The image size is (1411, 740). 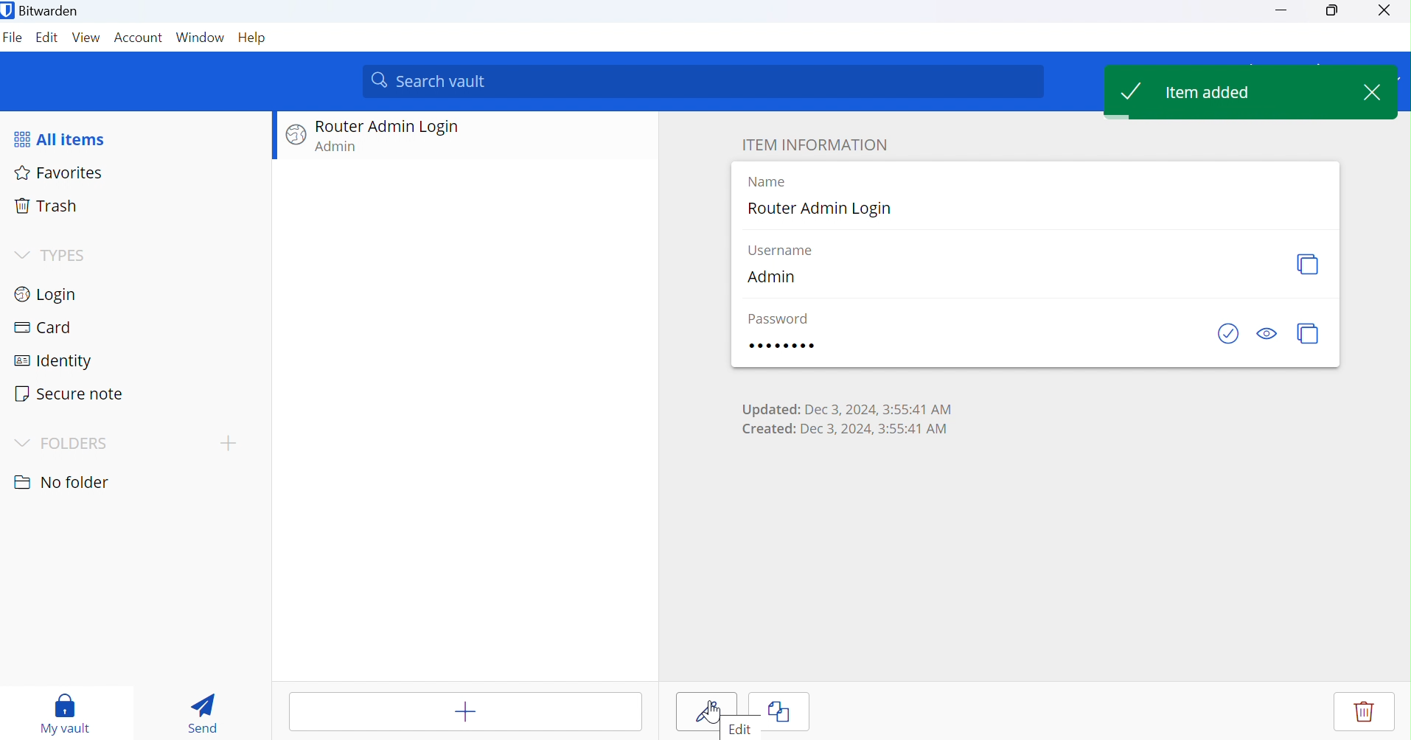 I want to click on File, so click(x=13, y=40).